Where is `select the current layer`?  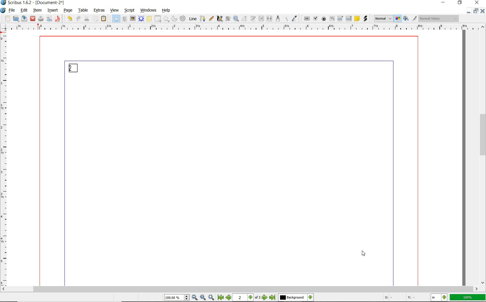 select the current layer is located at coordinates (296, 298).